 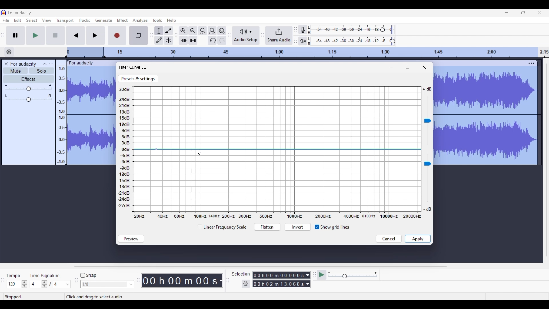 I want to click on Enable looping, so click(x=138, y=35).